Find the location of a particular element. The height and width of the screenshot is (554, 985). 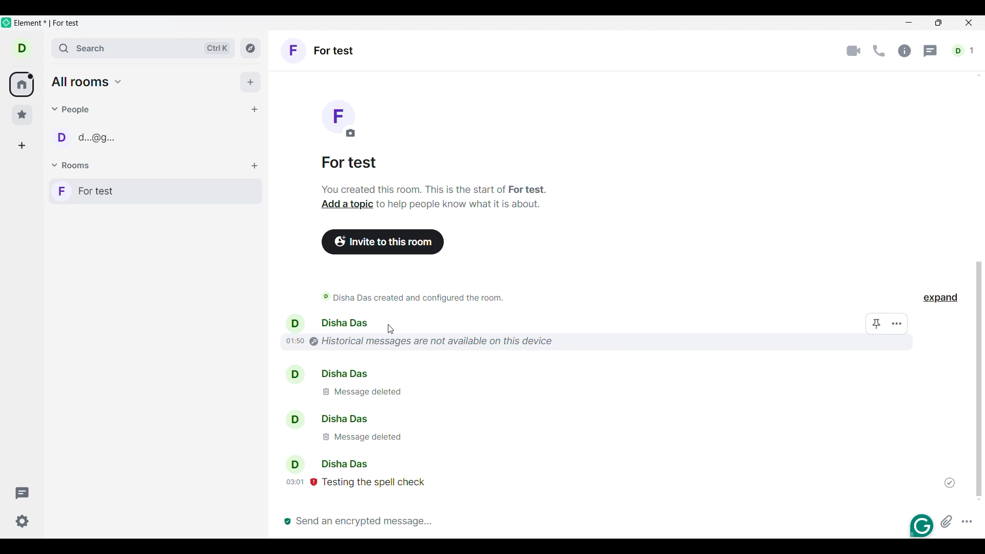

Create a space is located at coordinates (22, 146).